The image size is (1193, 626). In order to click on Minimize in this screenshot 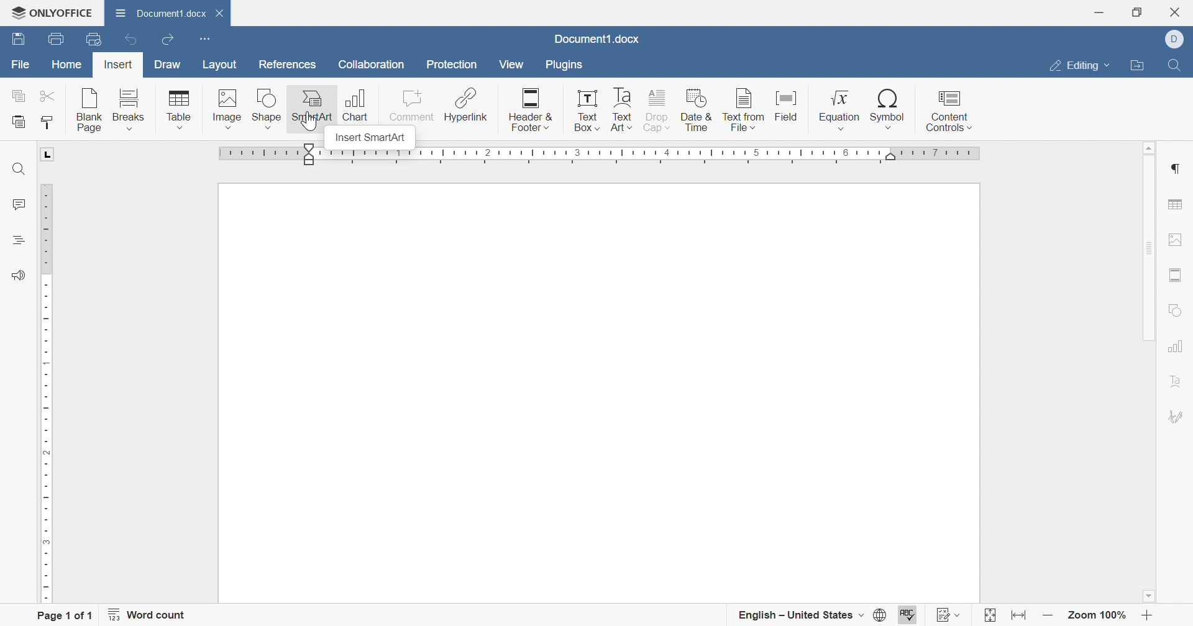, I will do `click(1099, 13)`.